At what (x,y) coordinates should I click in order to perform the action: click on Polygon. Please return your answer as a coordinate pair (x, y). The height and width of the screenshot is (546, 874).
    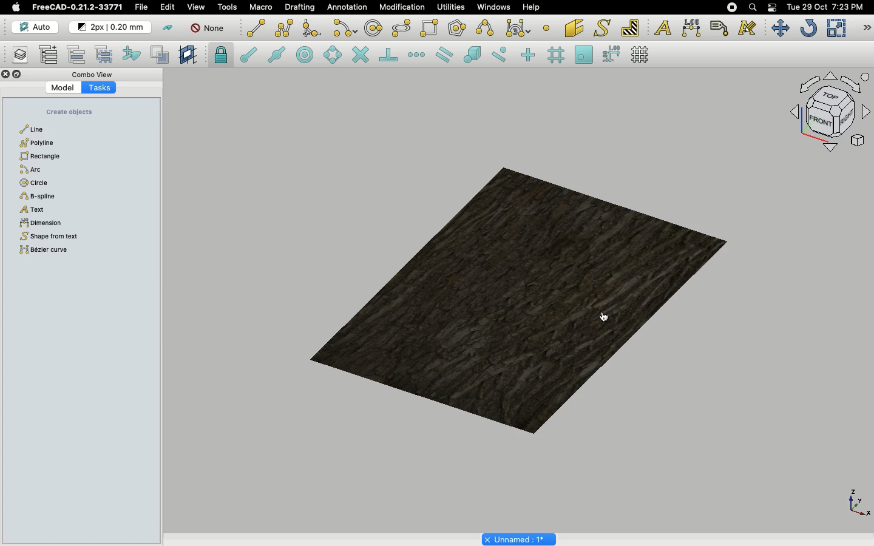
    Looking at the image, I should click on (456, 29).